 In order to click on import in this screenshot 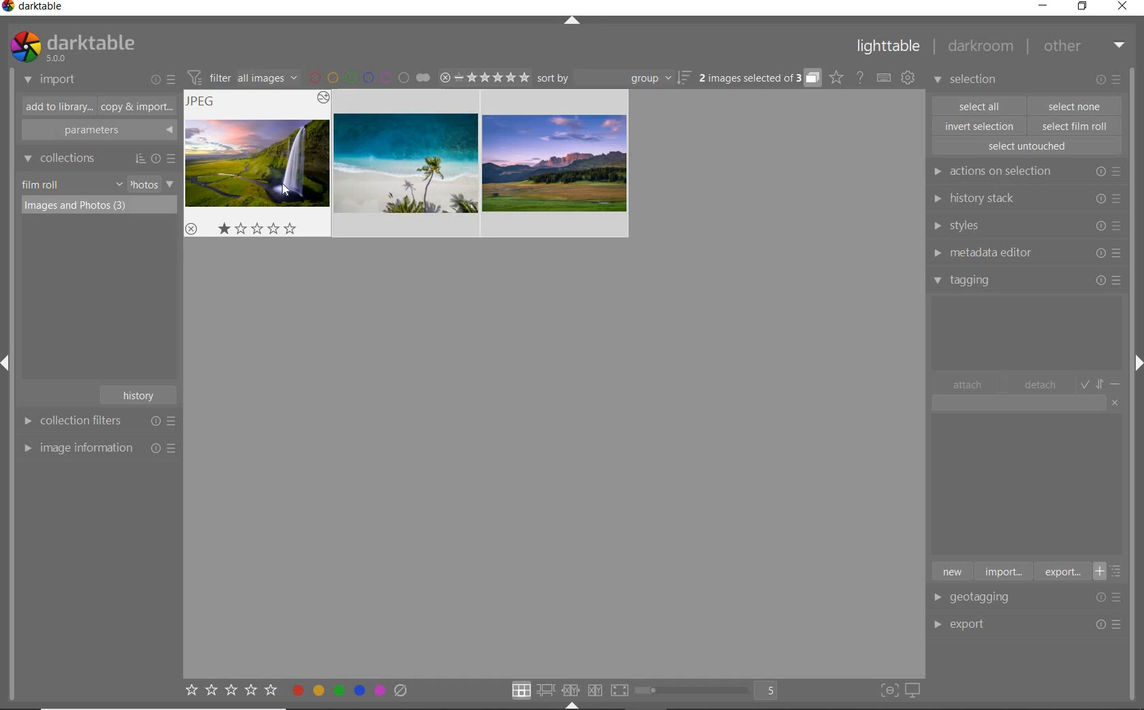, I will do `click(1002, 571)`.